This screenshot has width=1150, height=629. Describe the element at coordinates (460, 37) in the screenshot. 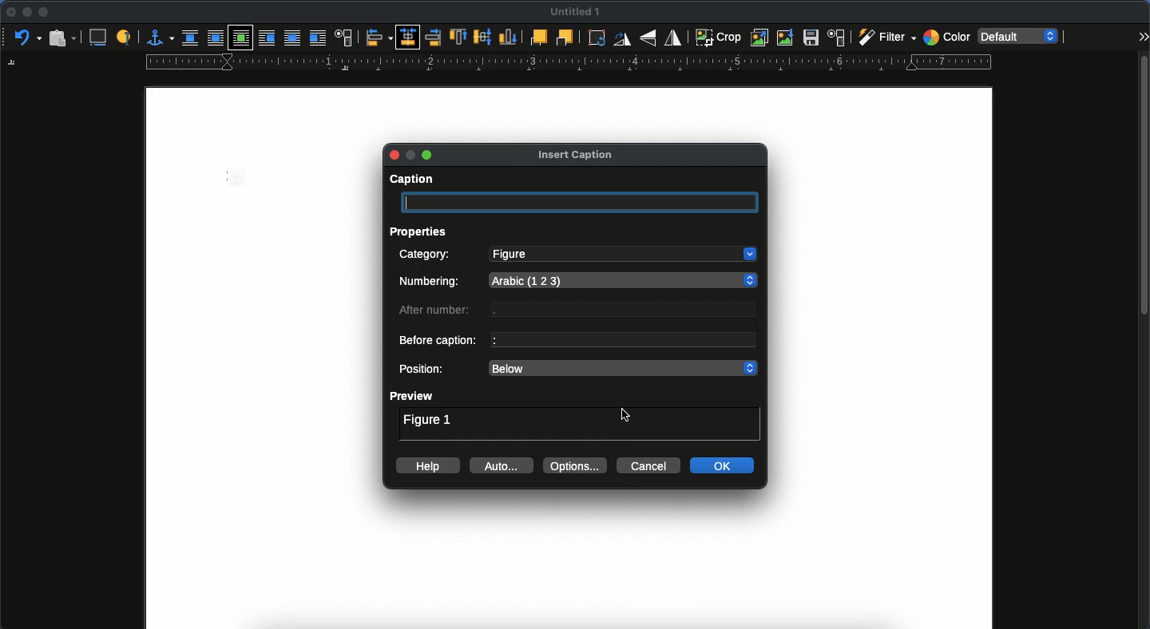

I see `top to anchor ` at that location.